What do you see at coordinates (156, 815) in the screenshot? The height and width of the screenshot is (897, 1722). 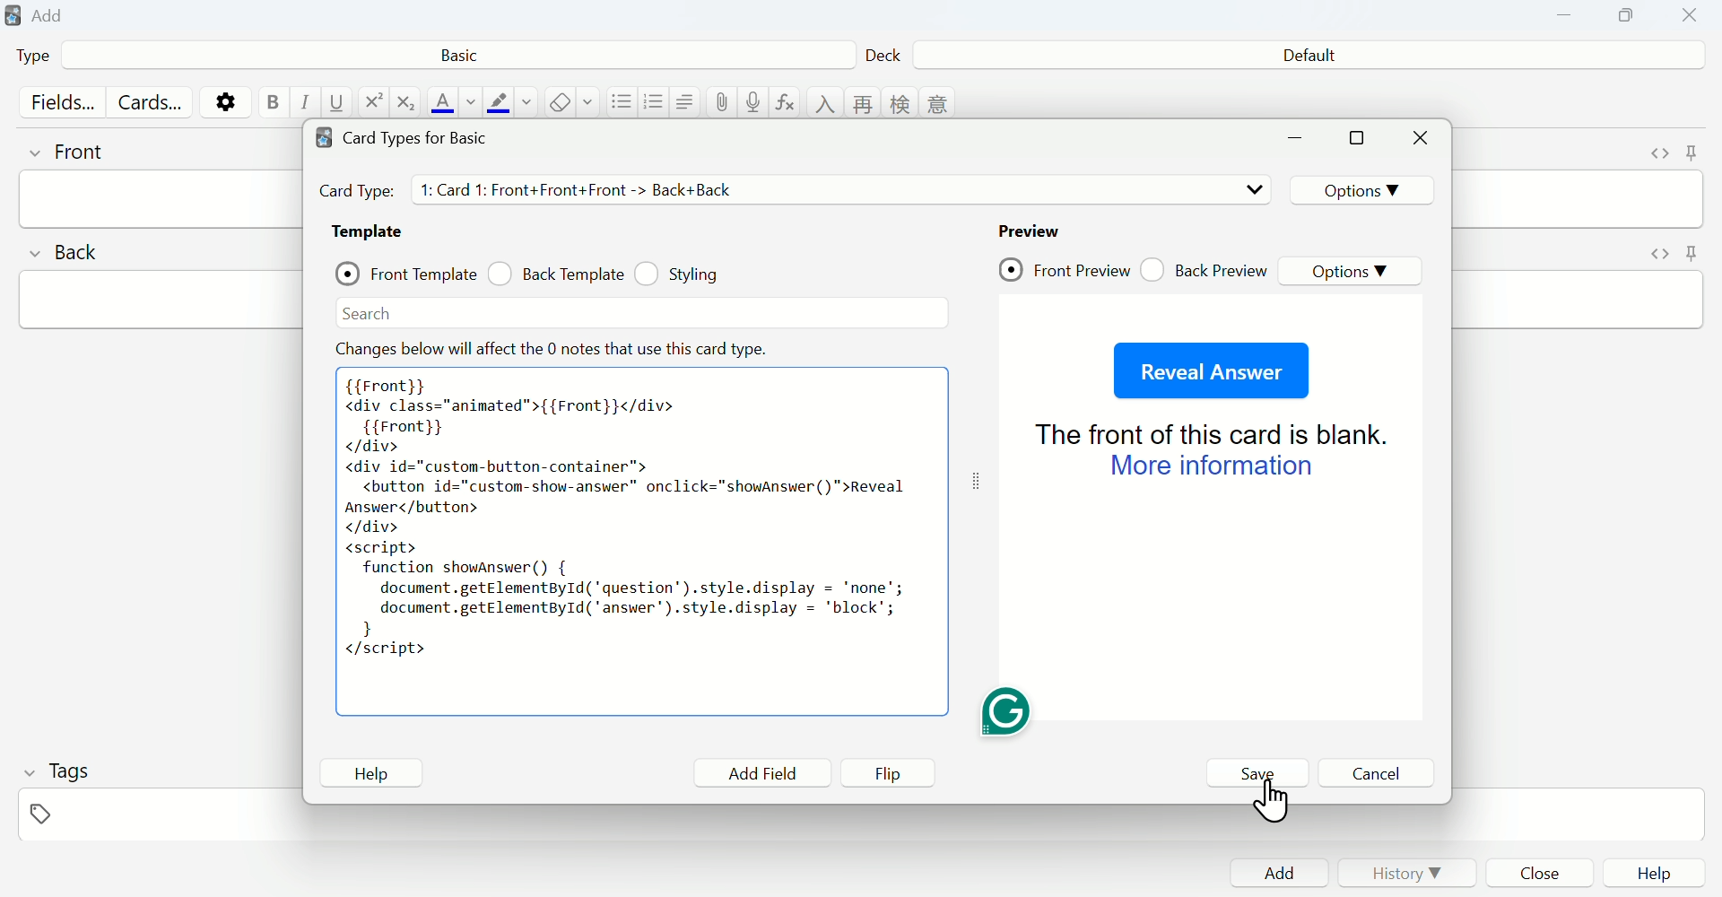 I see `tags` at bounding box center [156, 815].